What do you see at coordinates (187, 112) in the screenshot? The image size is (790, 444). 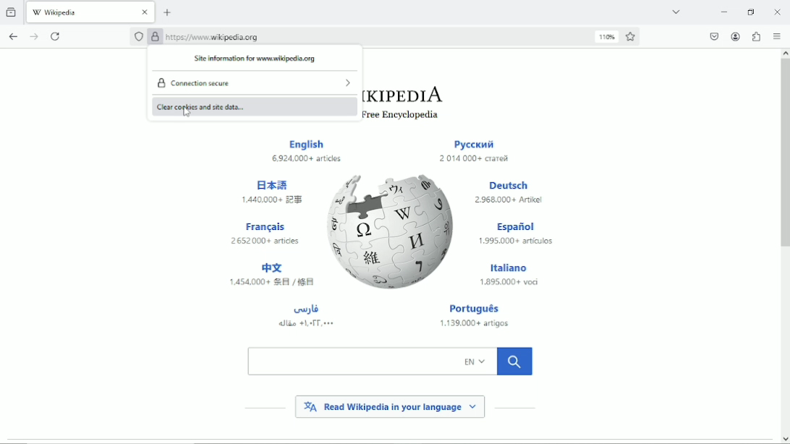 I see `cursor` at bounding box center [187, 112].